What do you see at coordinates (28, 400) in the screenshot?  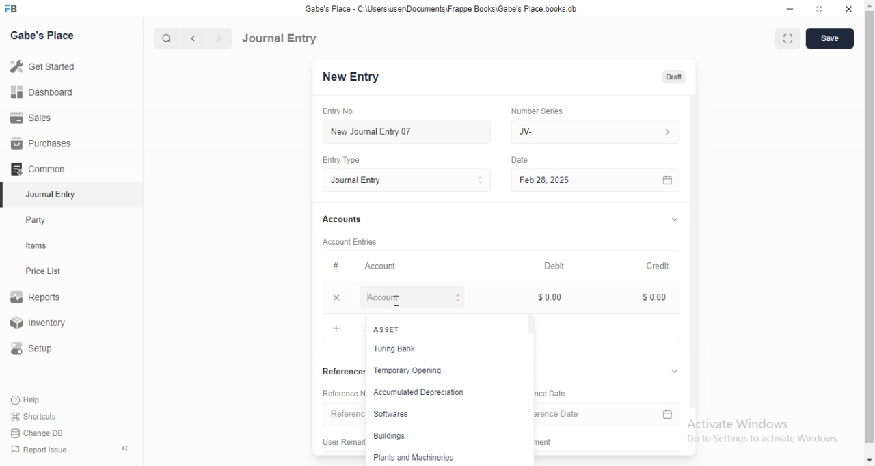 I see `Help` at bounding box center [28, 400].